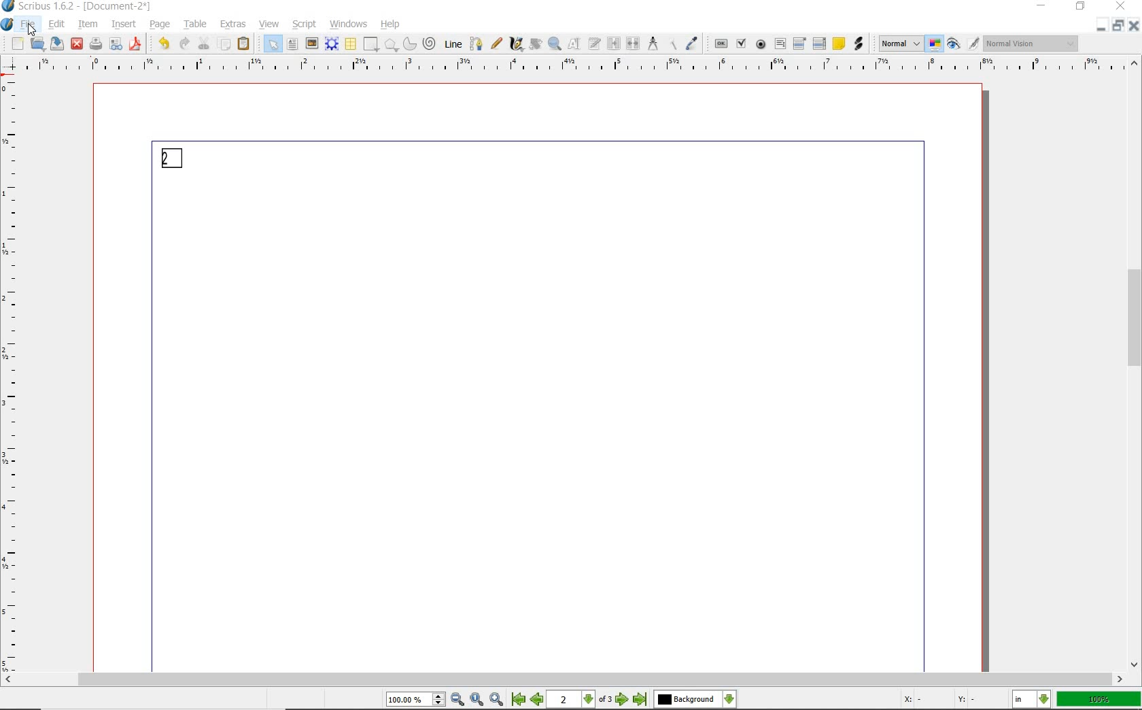 Image resolution: width=1142 pixels, height=710 pixels. What do you see at coordinates (117, 44) in the screenshot?
I see `preflight verifier` at bounding box center [117, 44].